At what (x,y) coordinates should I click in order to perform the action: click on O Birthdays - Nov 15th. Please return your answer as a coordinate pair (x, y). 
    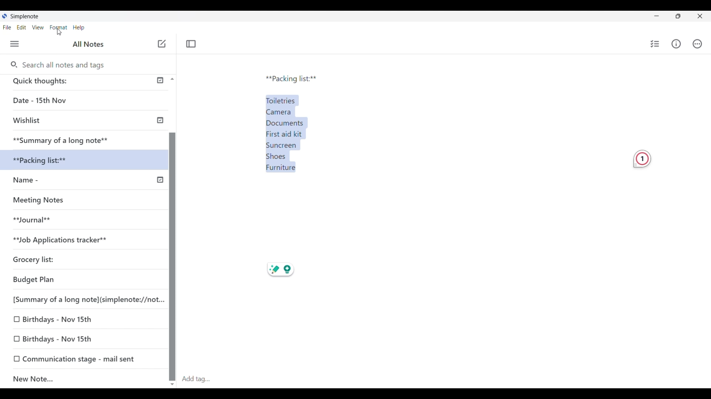
    Looking at the image, I should click on (56, 318).